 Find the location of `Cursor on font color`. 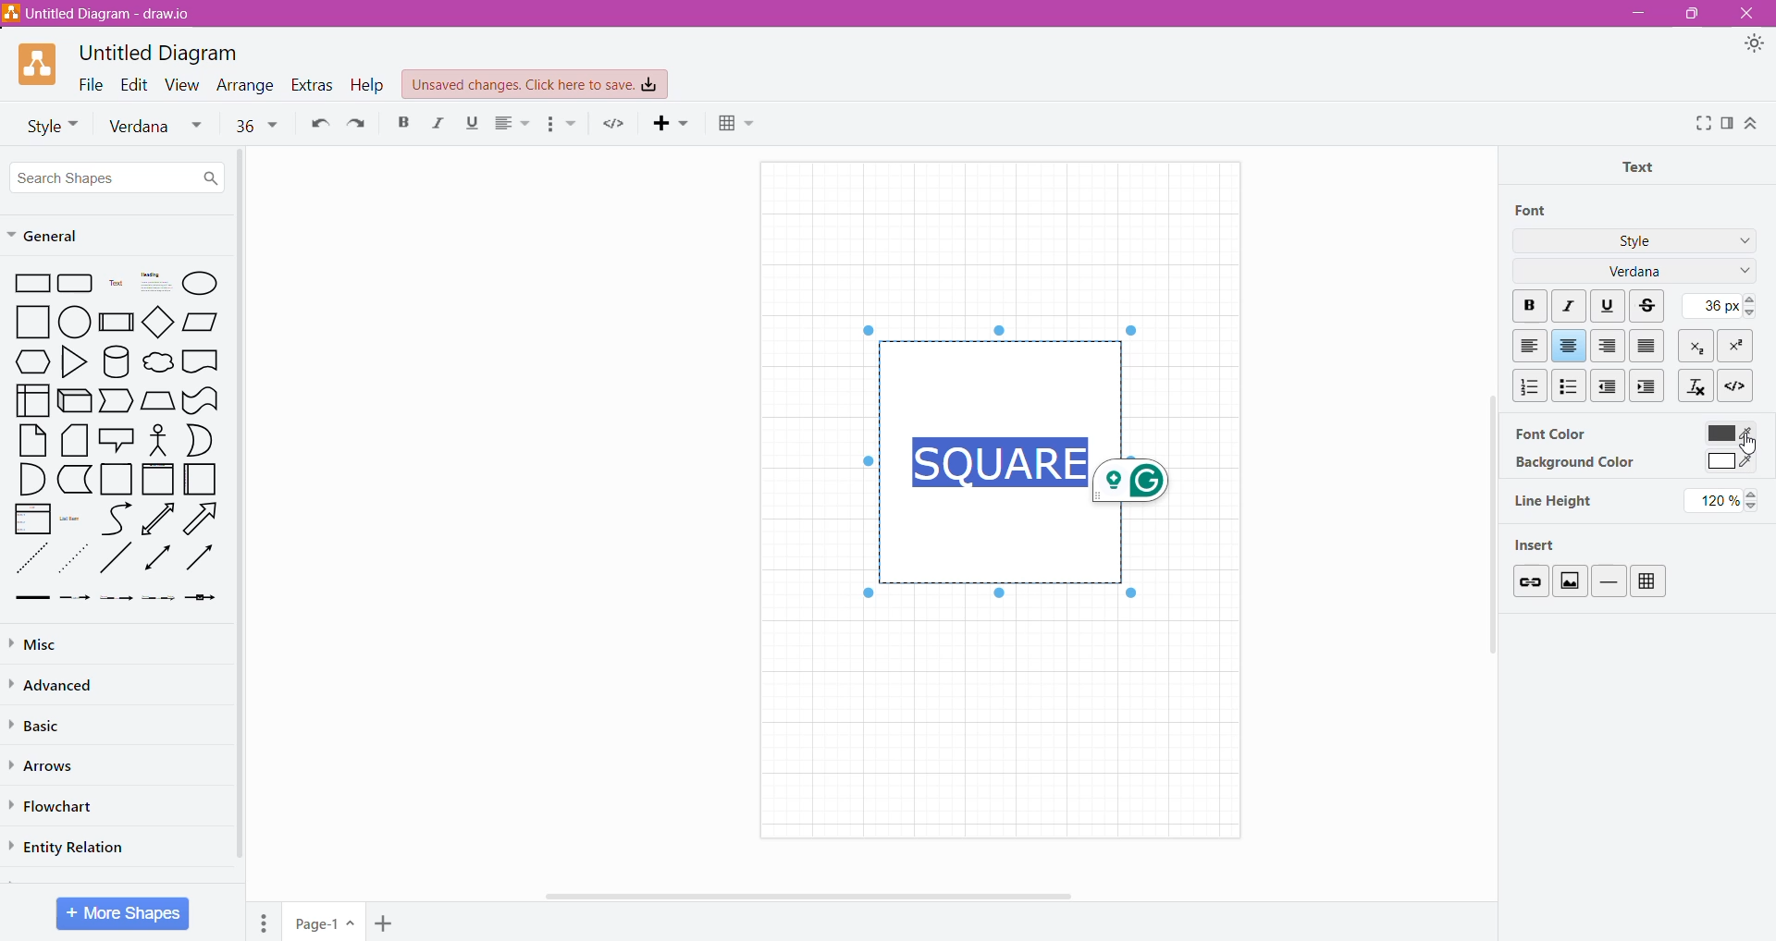

Cursor on font color is located at coordinates (1745, 445).